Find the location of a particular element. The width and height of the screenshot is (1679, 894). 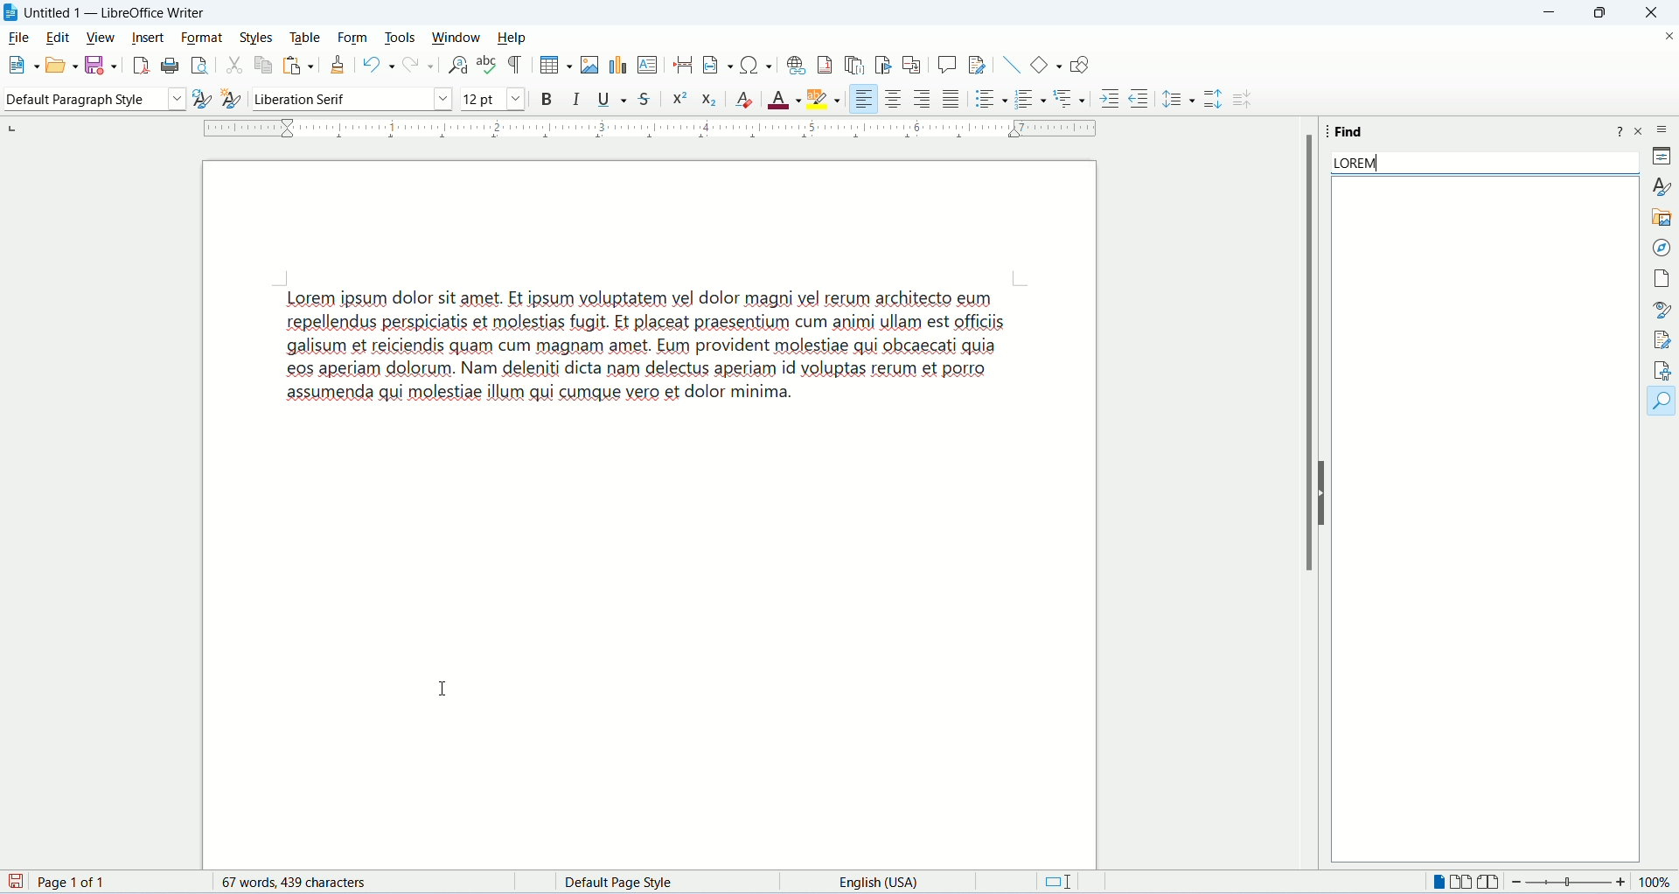

Untitled 1 - LibreOffice Writer is located at coordinates (114, 12).